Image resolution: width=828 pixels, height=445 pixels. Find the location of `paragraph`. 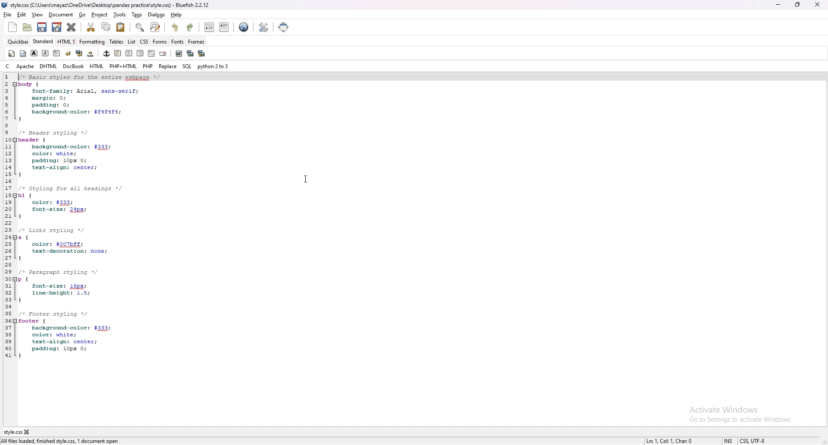

paragraph is located at coordinates (56, 53).